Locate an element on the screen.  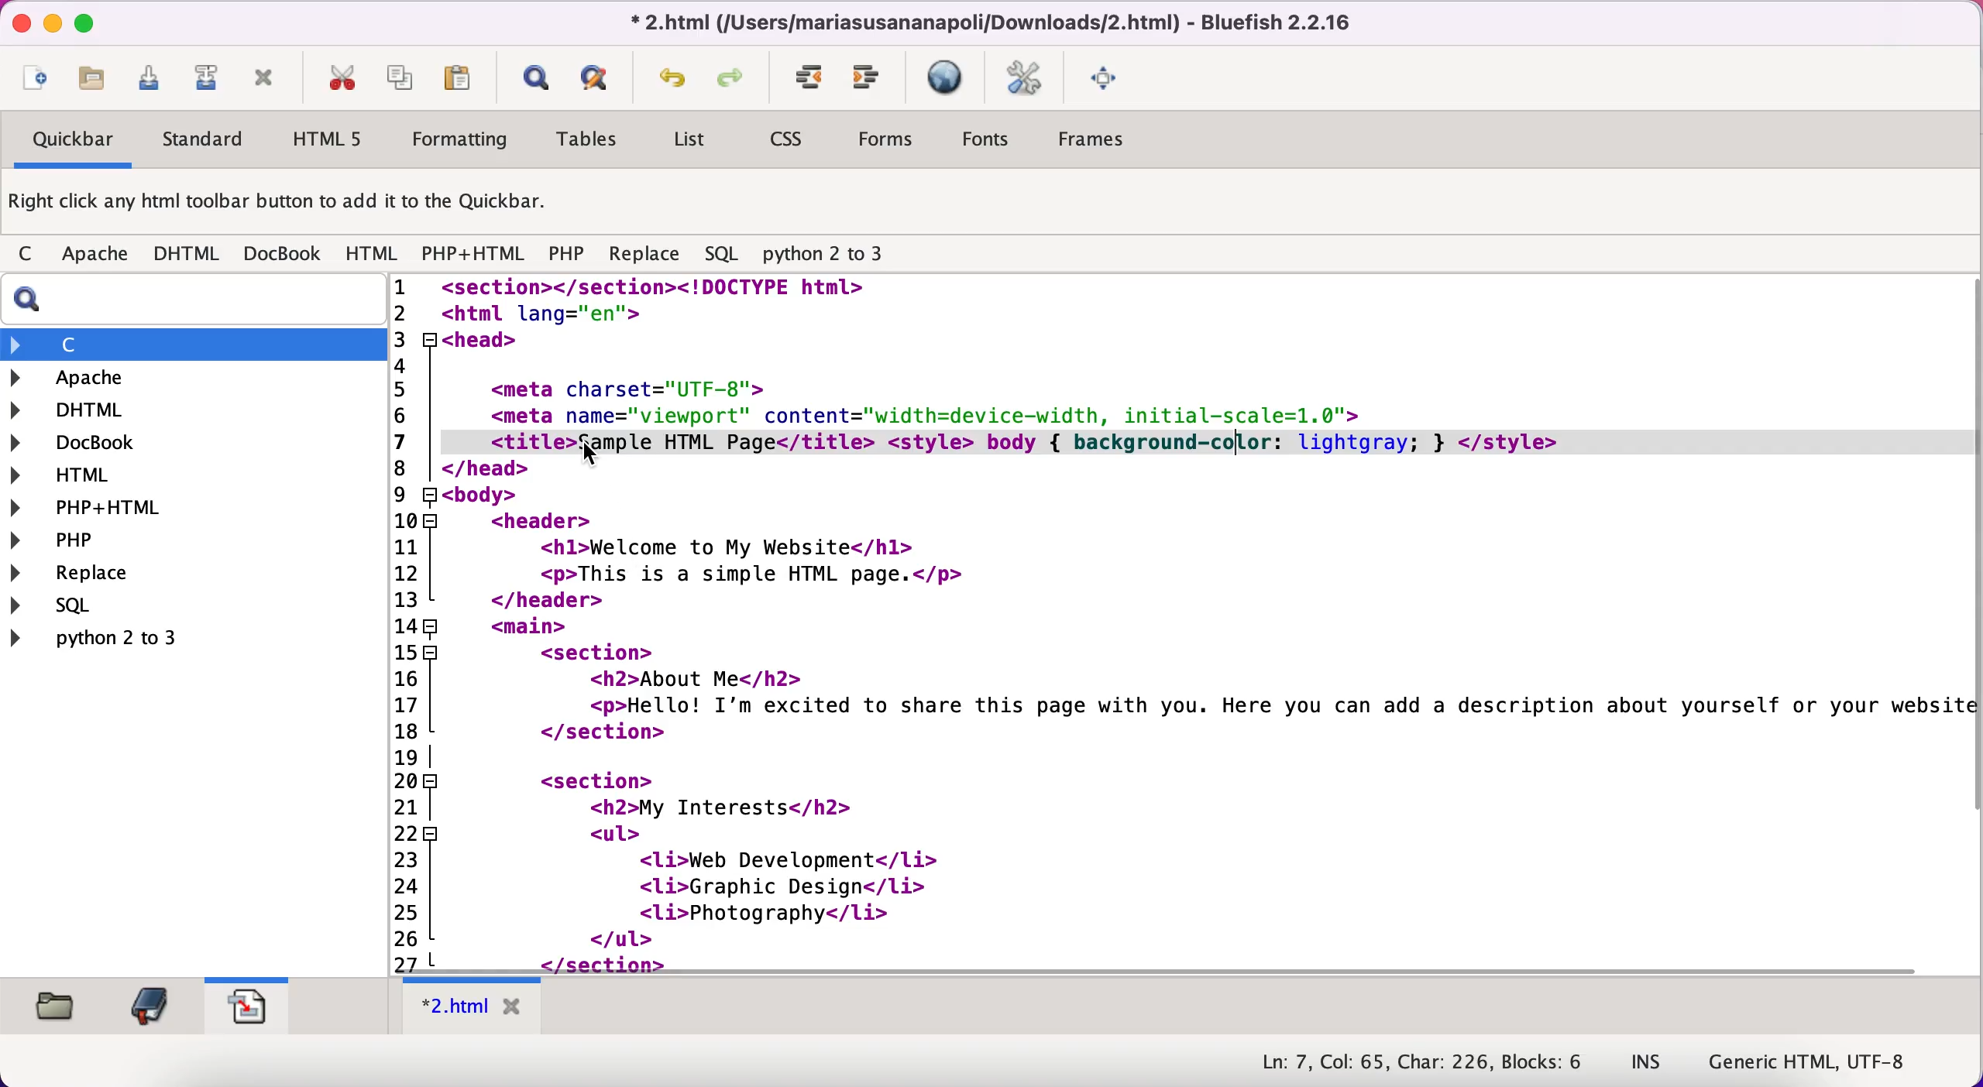
right click any html toolbar button to add it to the quickbar. is located at coordinates (281, 205).